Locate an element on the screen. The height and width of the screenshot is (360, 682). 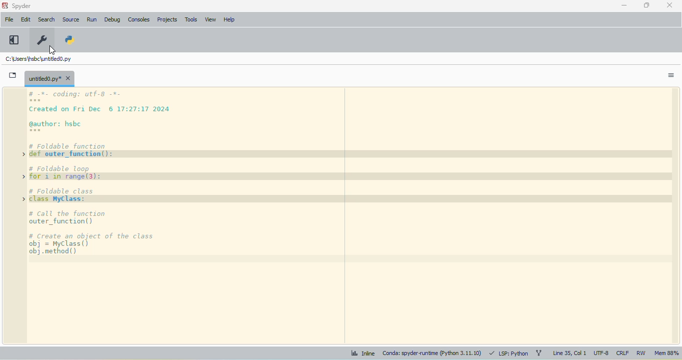
code folding is located at coordinates (22, 179).